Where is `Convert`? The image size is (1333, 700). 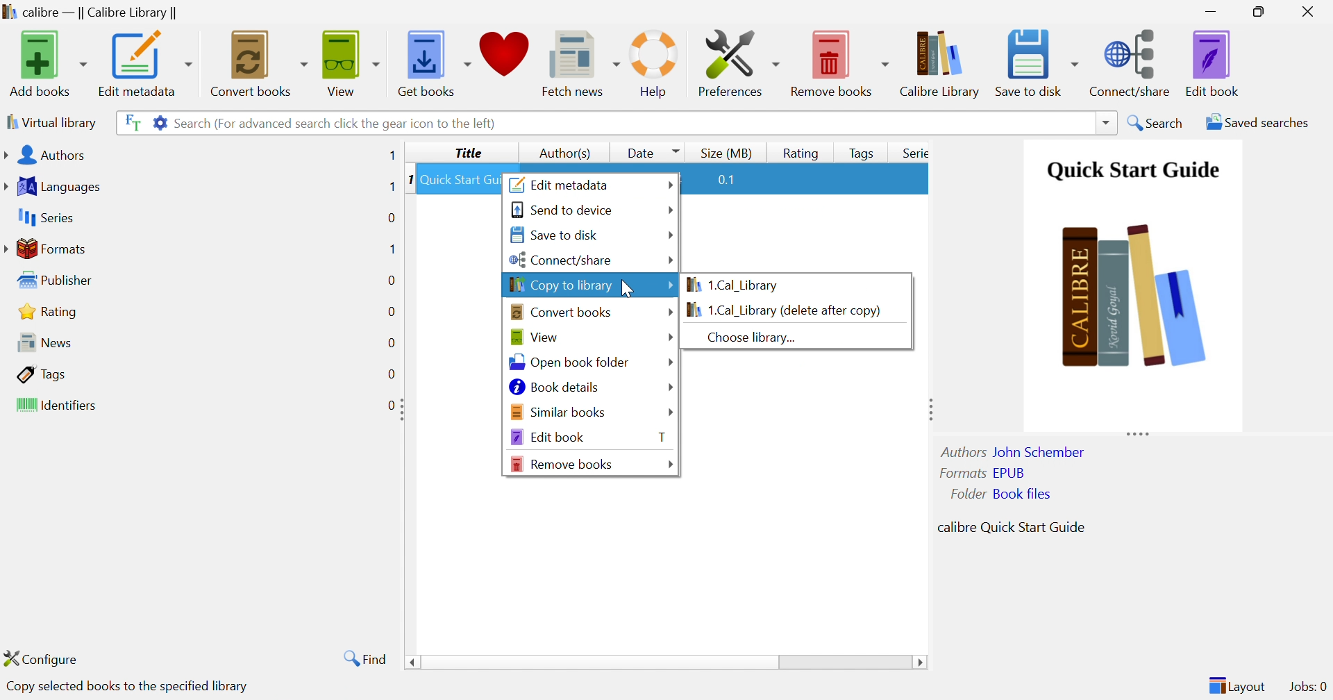 Convert is located at coordinates (560, 311).